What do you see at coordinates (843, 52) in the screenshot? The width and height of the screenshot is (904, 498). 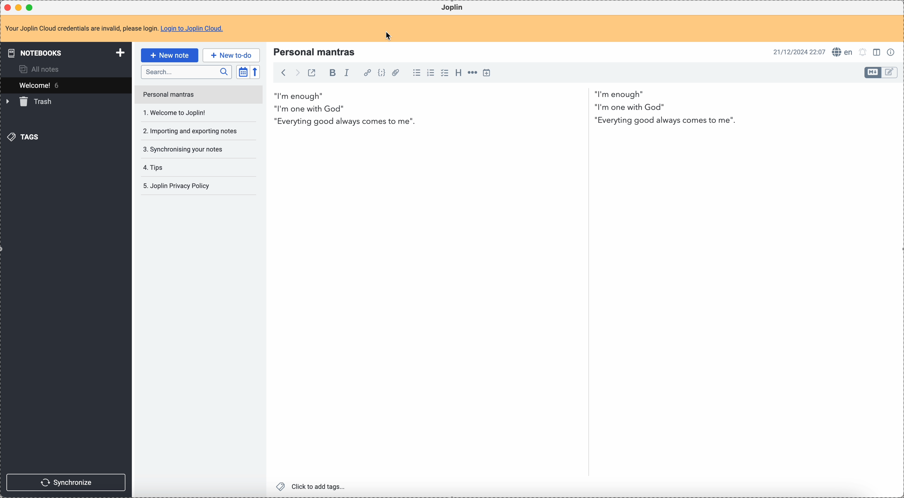 I see `spell checker` at bounding box center [843, 52].